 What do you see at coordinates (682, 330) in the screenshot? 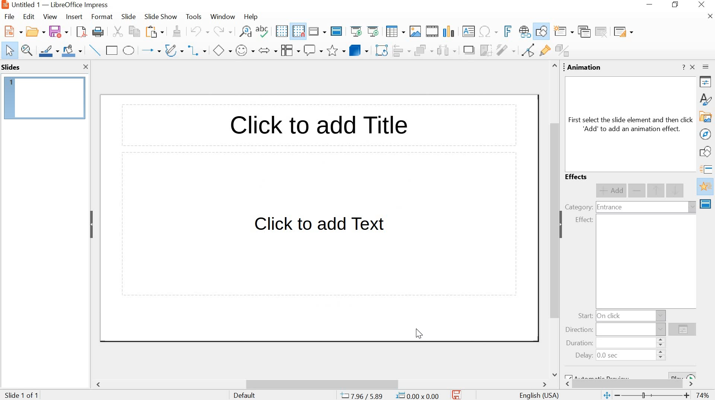
I see `options` at bounding box center [682, 330].